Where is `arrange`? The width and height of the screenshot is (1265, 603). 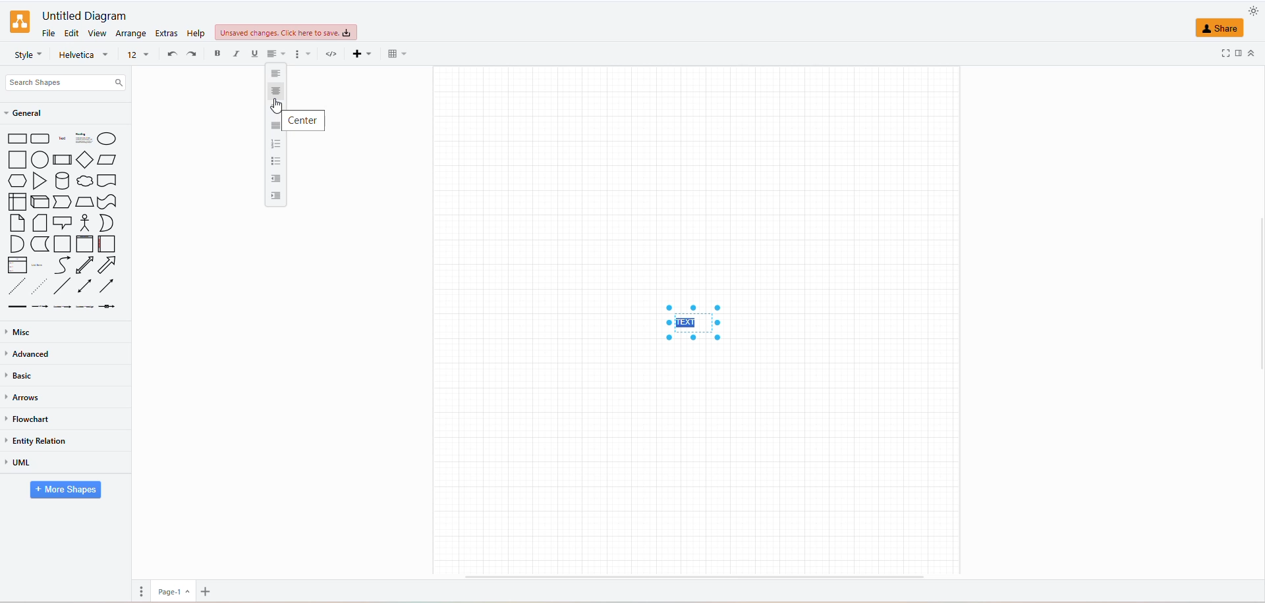 arrange is located at coordinates (132, 33).